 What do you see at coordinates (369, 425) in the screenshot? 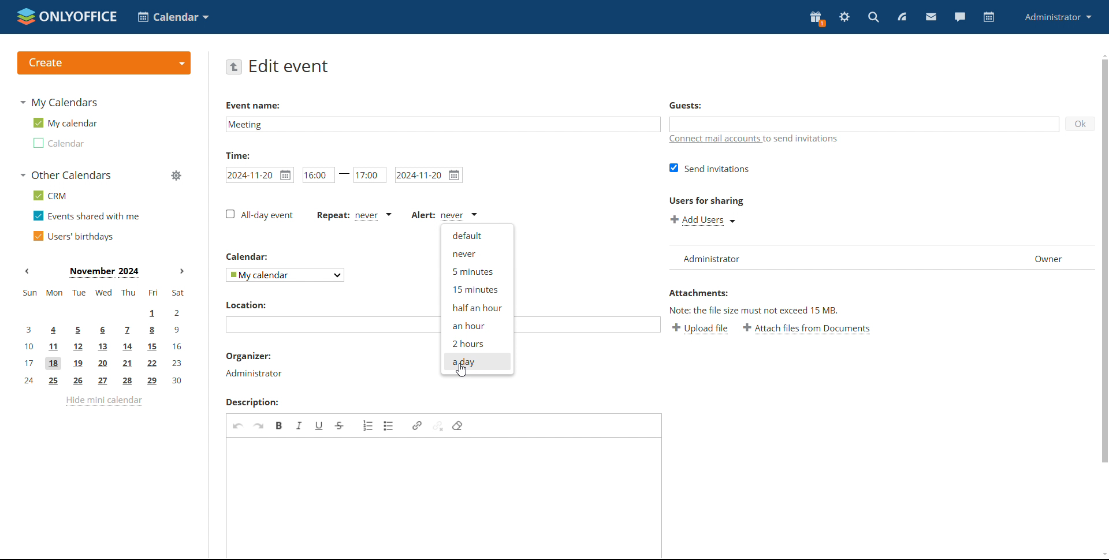
I see `insert/remove numbered list` at bounding box center [369, 425].